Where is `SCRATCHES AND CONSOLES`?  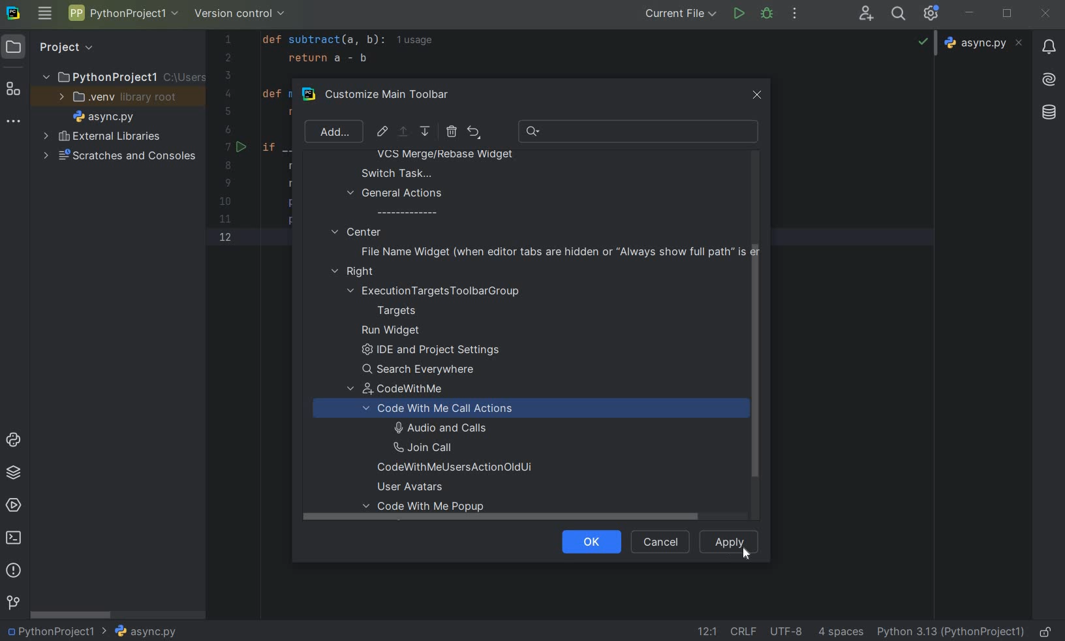
SCRATCHES AND CONSOLES is located at coordinates (120, 156).